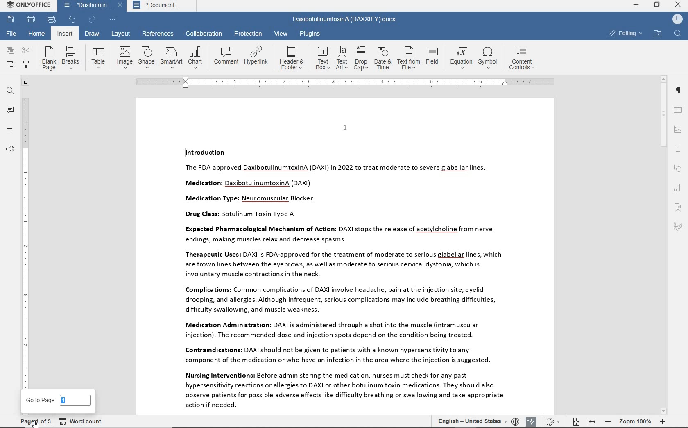 This screenshot has width=688, height=428. Describe the element at coordinates (322, 58) in the screenshot. I see `text box` at that location.